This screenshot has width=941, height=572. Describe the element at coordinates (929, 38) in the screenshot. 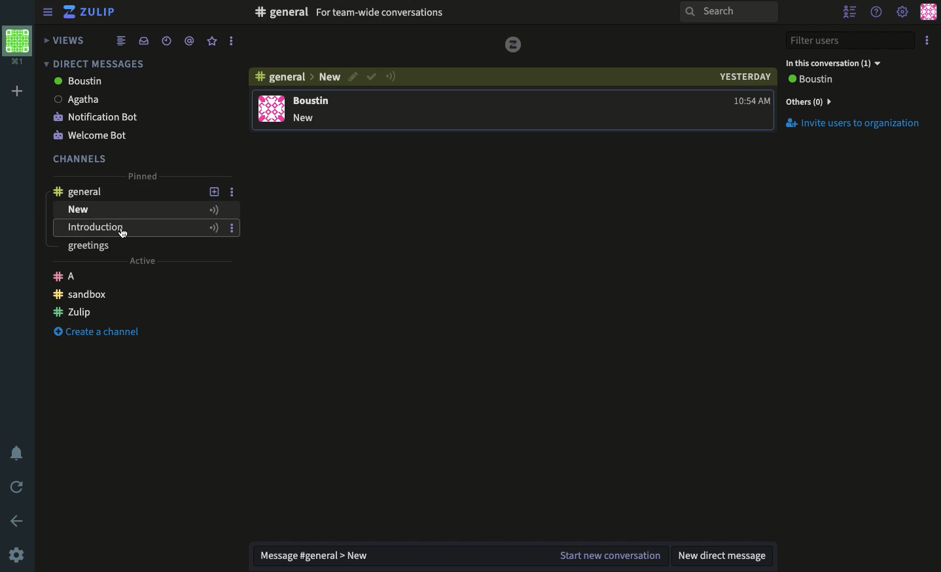

I see `Options ` at that location.